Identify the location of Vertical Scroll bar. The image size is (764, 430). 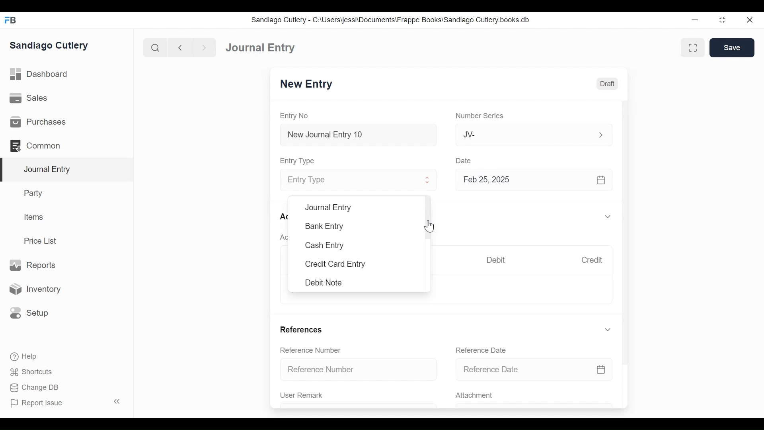
(627, 228).